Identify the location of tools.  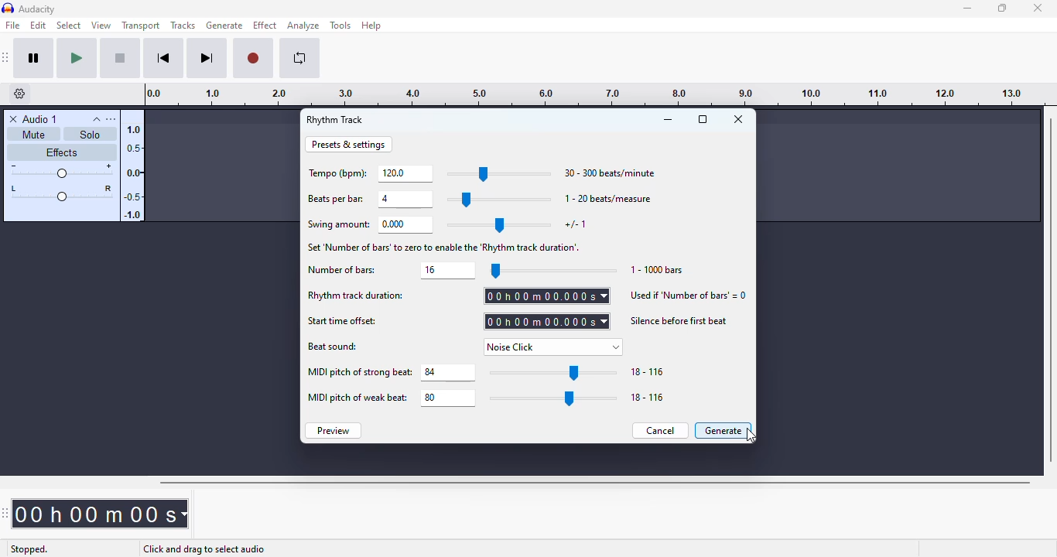
(340, 26).